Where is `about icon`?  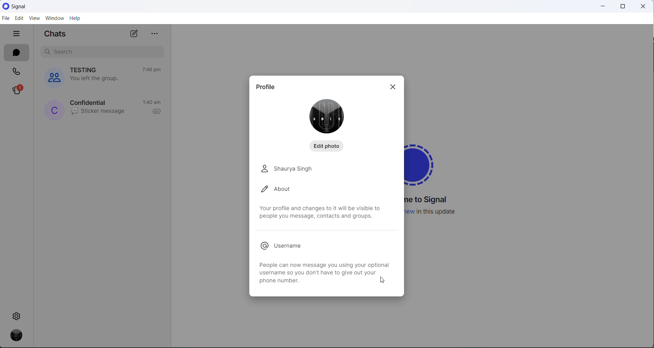 about icon is located at coordinates (262, 189).